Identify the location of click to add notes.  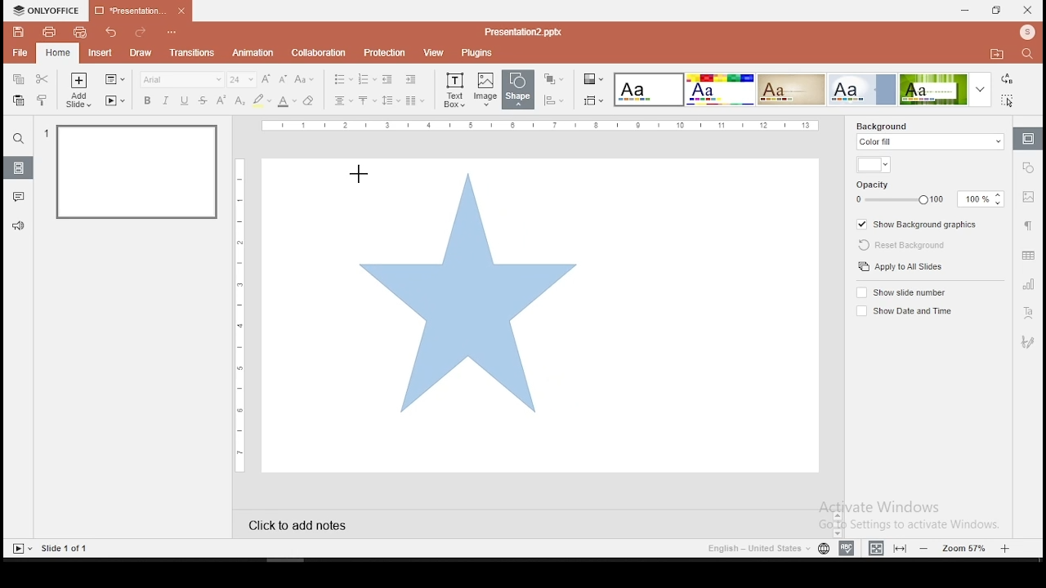
(312, 523).